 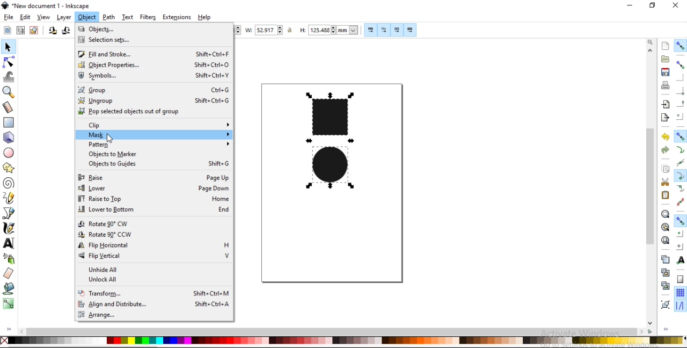 I want to click on snap to edges of bounding box, so click(x=681, y=78).